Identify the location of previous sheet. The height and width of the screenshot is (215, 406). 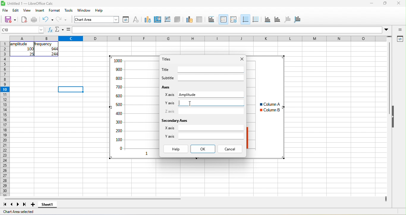
(12, 205).